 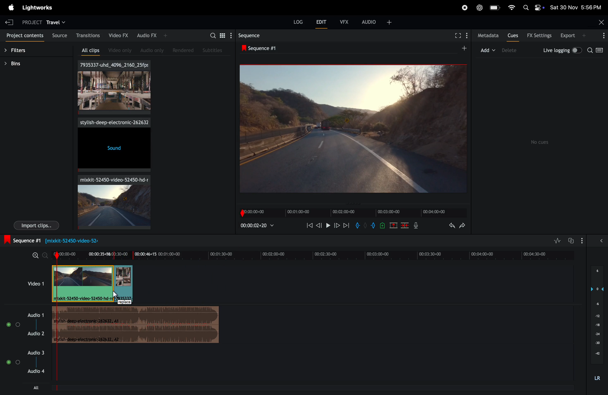 What do you see at coordinates (261, 49) in the screenshot?
I see `sequence #1` at bounding box center [261, 49].